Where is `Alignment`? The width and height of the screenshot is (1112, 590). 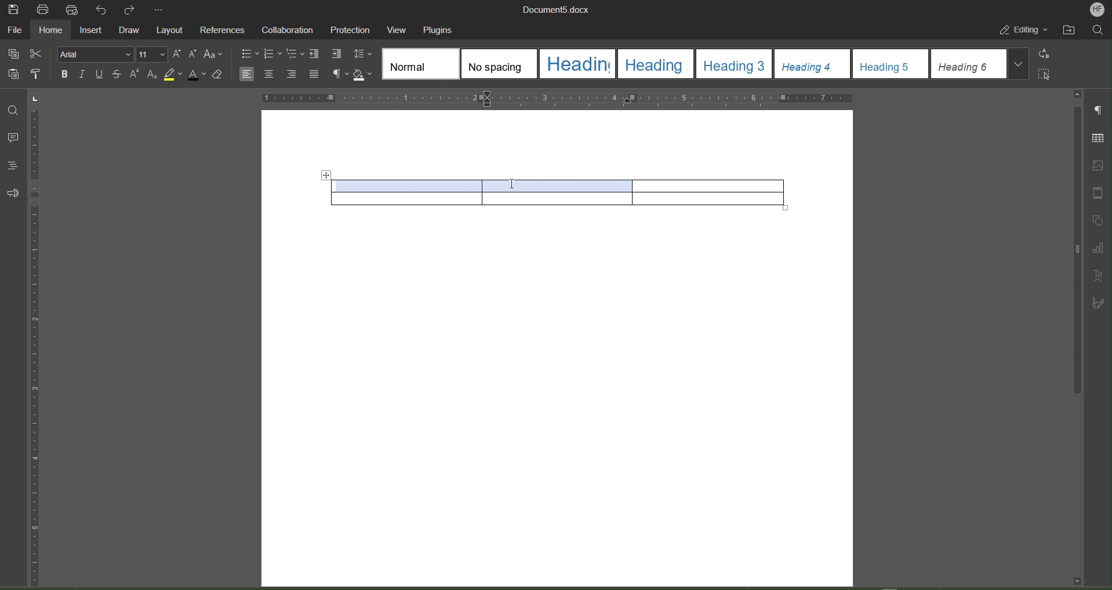 Alignment is located at coordinates (279, 74).